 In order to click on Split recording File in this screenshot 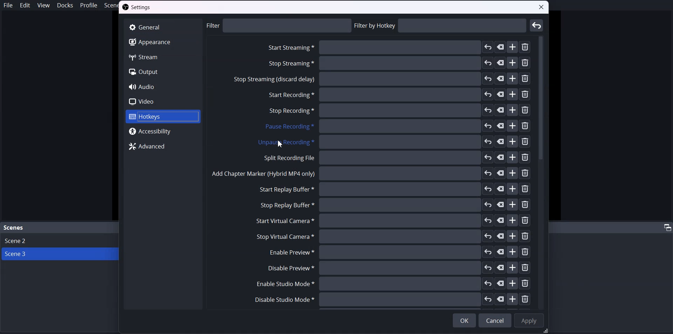, I will do `click(360, 157)`.